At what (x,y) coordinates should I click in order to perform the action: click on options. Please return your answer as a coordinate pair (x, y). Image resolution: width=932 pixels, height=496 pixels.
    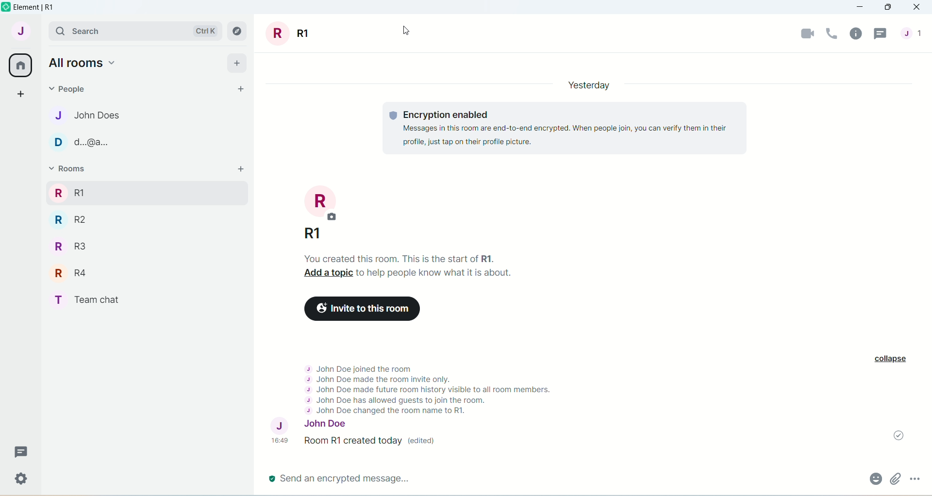
    Looking at the image, I should click on (915, 480).